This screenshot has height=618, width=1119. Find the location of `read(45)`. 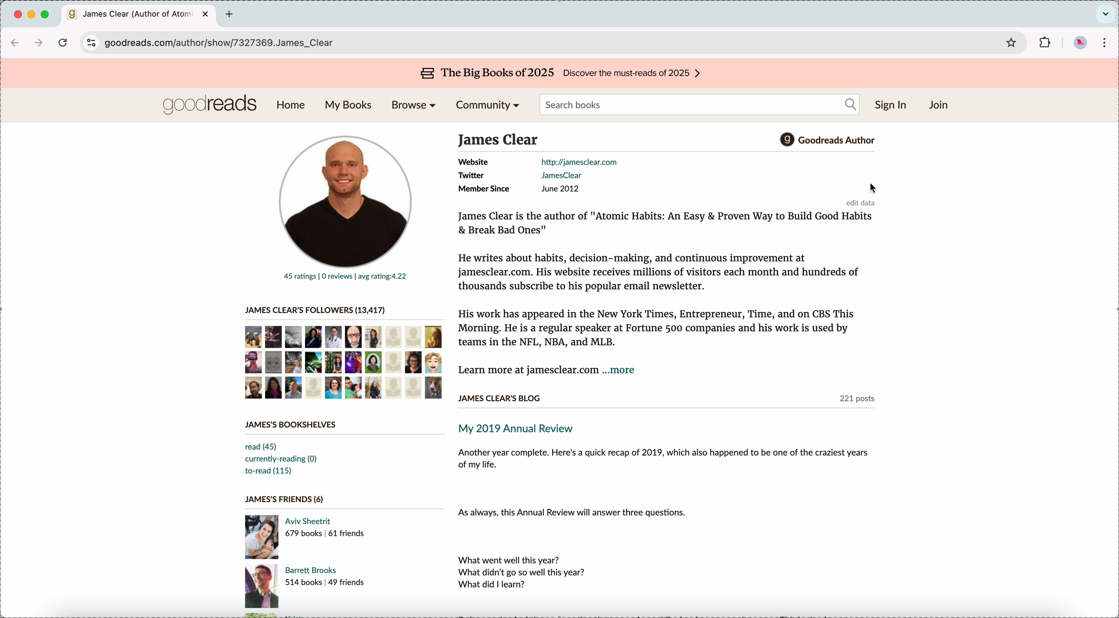

read(45) is located at coordinates (263, 447).